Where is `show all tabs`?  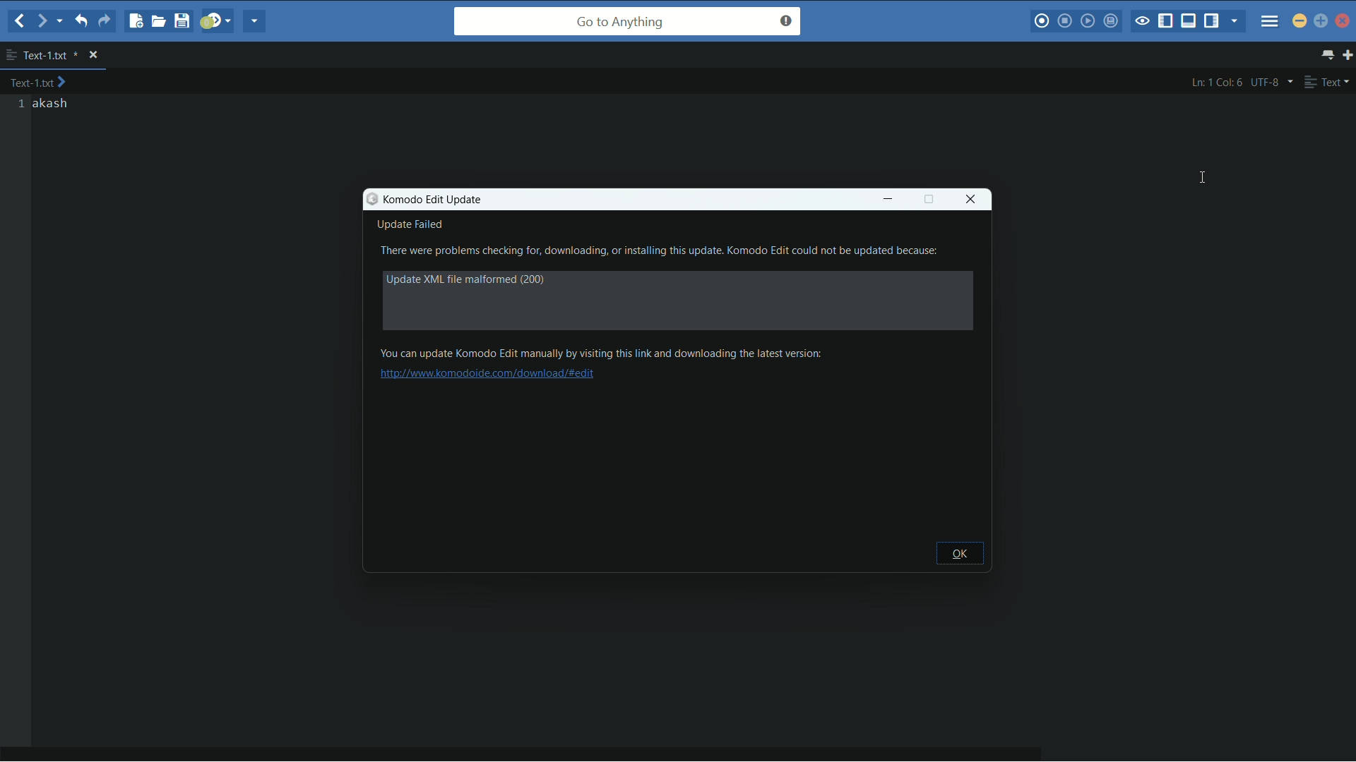
show all tabs is located at coordinates (1326, 54).